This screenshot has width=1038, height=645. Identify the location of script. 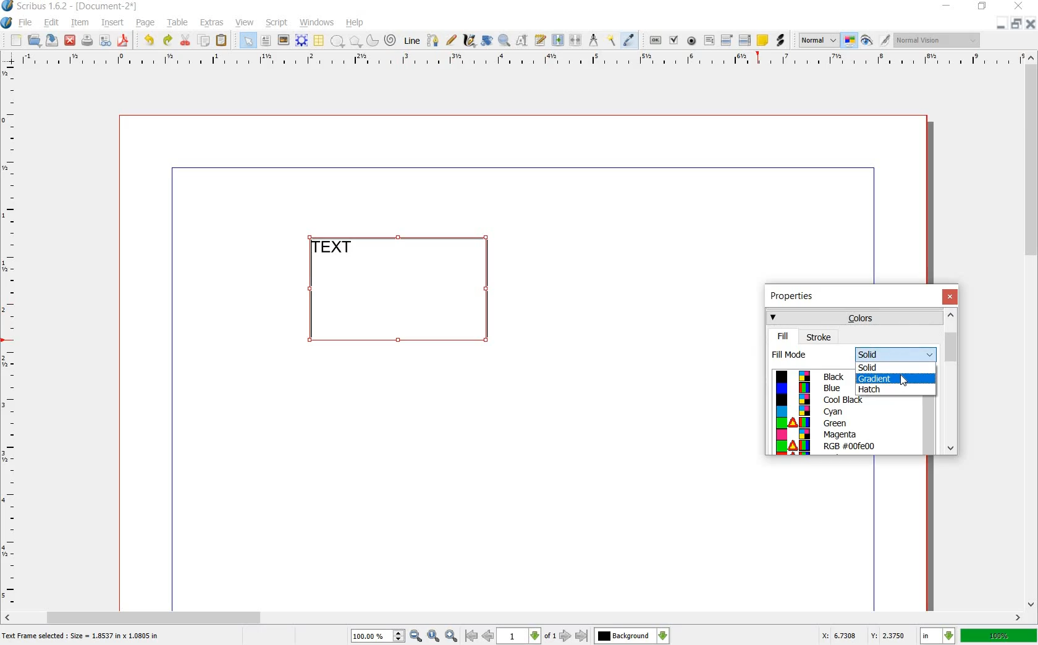
(277, 23).